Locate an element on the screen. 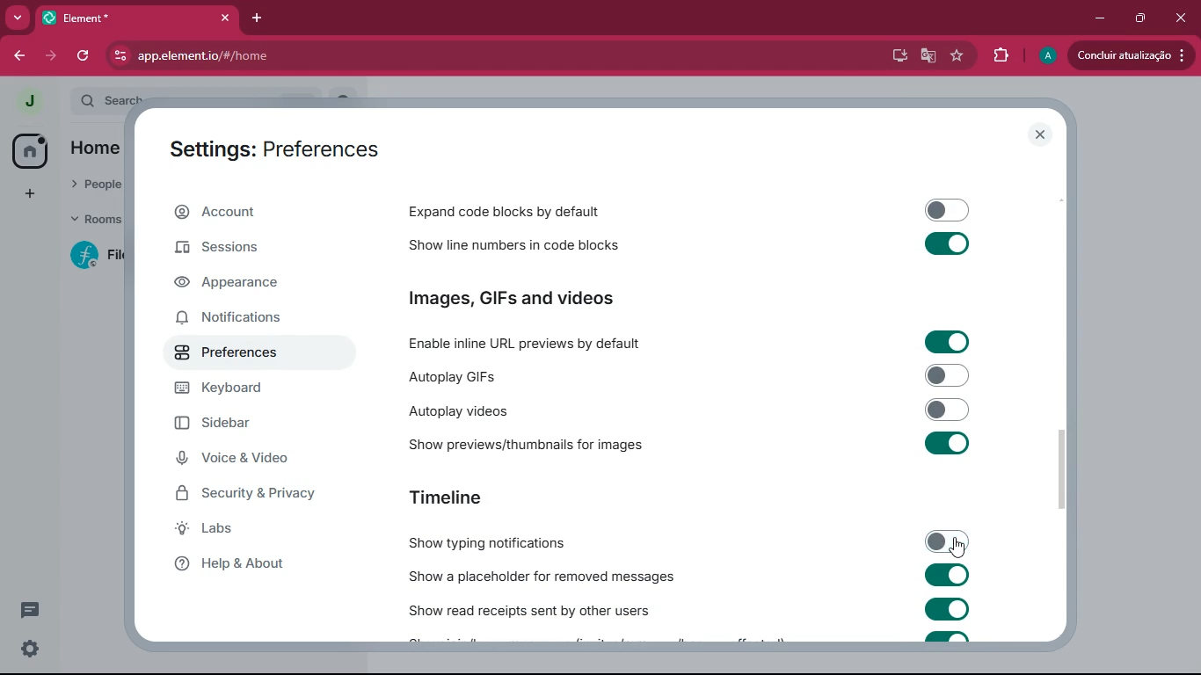 Image resolution: width=1201 pixels, height=675 pixels. images, GIFs and videos is located at coordinates (554, 298).